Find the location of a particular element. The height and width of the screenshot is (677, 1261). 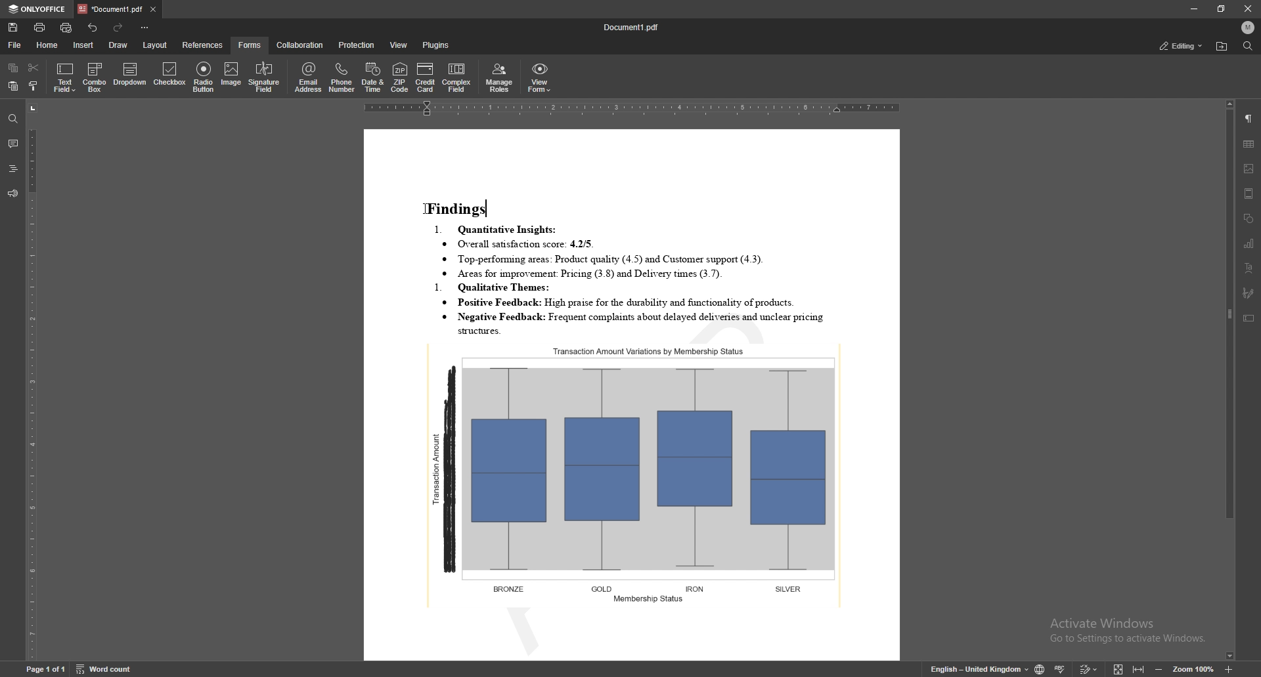

insert is located at coordinates (83, 45).